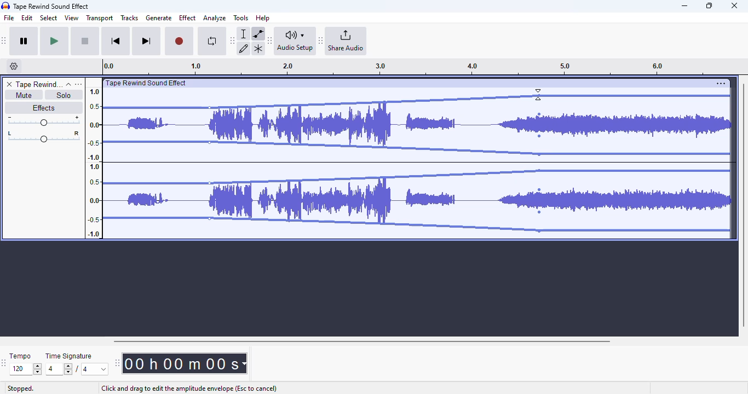 This screenshot has height=394, width=748. Describe the element at coordinates (628, 159) in the screenshot. I see `volume increased` at that location.